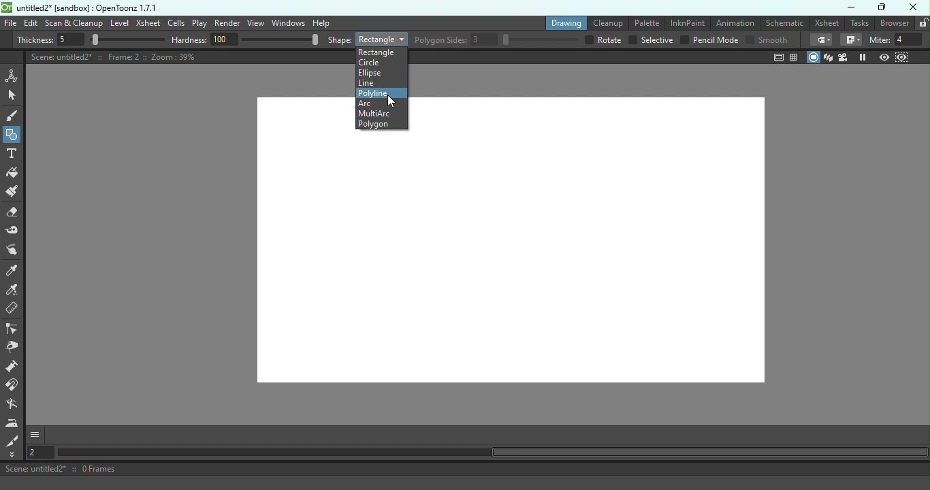 The image size is (930, 490). What do you see at coordinates (845, 57) in the screenshot?
I see `Camera view` at bounding box center [845, 57].